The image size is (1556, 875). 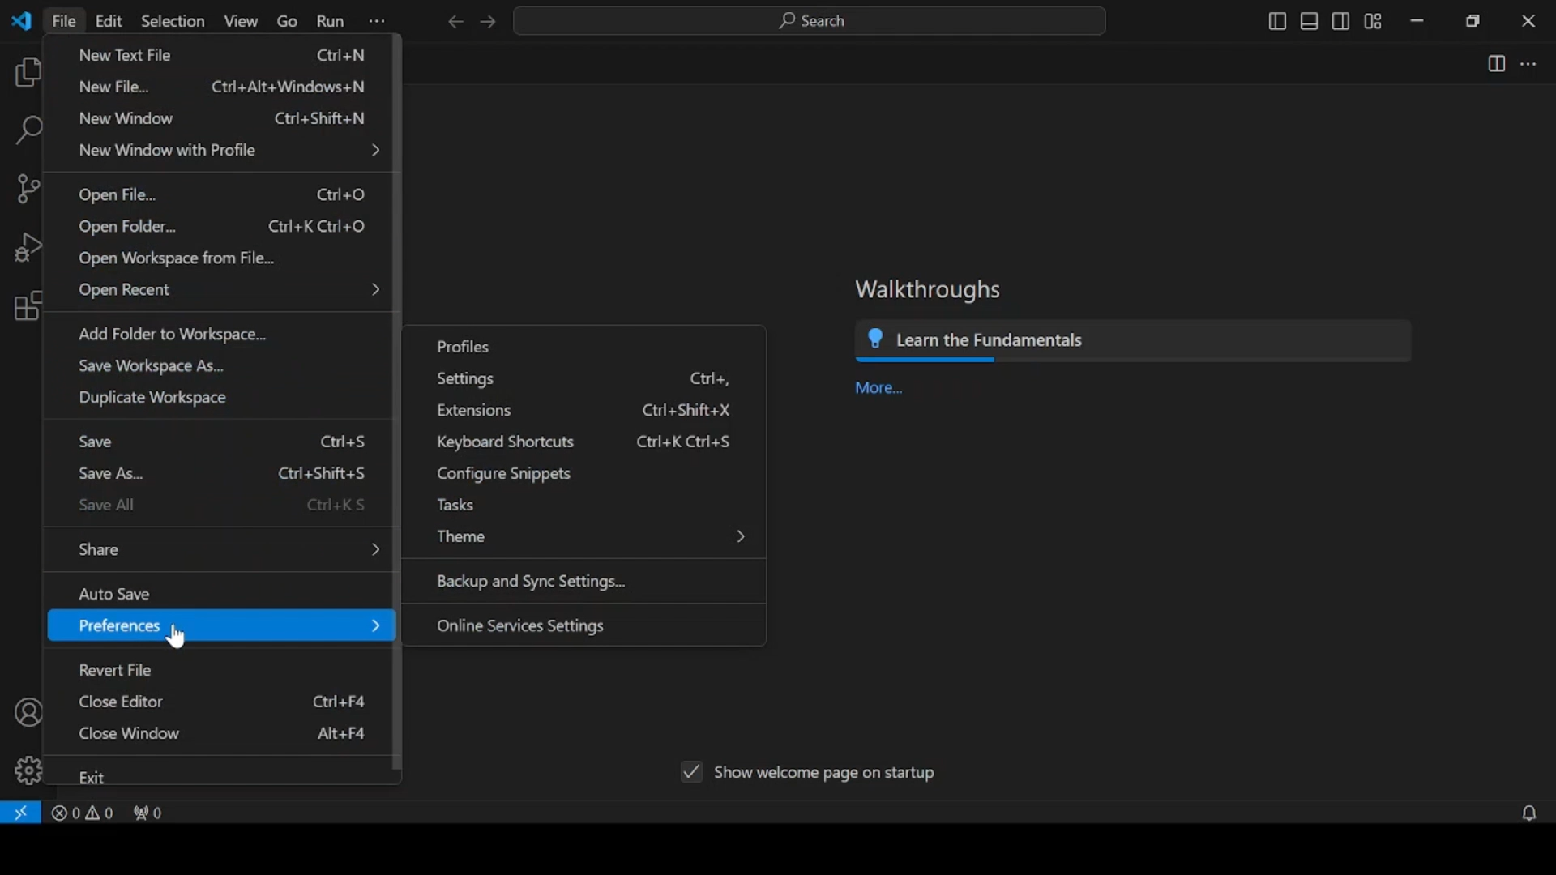 I want to click on open recent menu, so click(x=229, y=290).